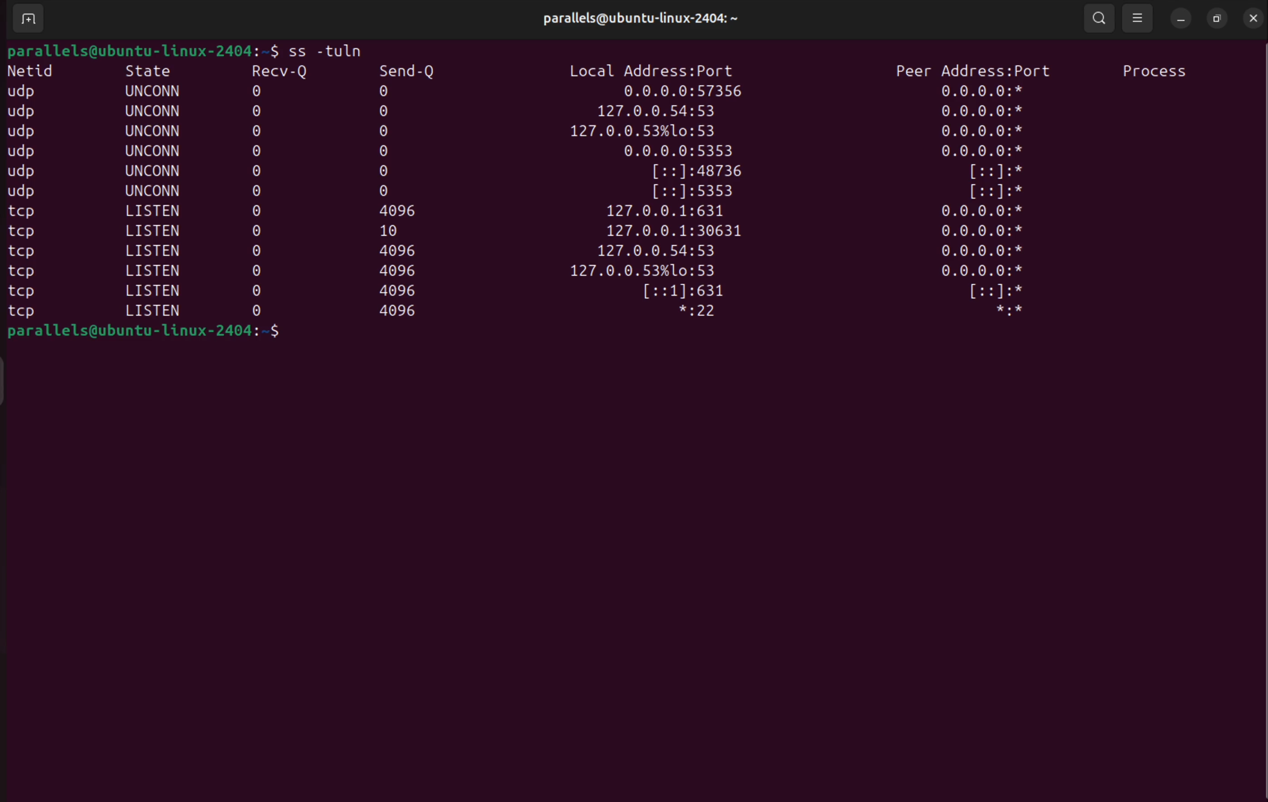 The width and height of the screenshot is (1268, 802). What do you see at coordinates (23, 111) in the screenshot?
I see `udp` at bounding box center [23, 111].